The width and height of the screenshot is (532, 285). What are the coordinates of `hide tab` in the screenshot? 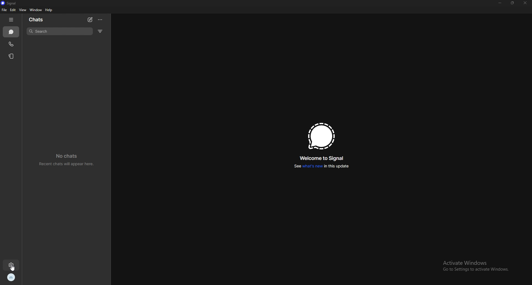 It's located at (11, 20).